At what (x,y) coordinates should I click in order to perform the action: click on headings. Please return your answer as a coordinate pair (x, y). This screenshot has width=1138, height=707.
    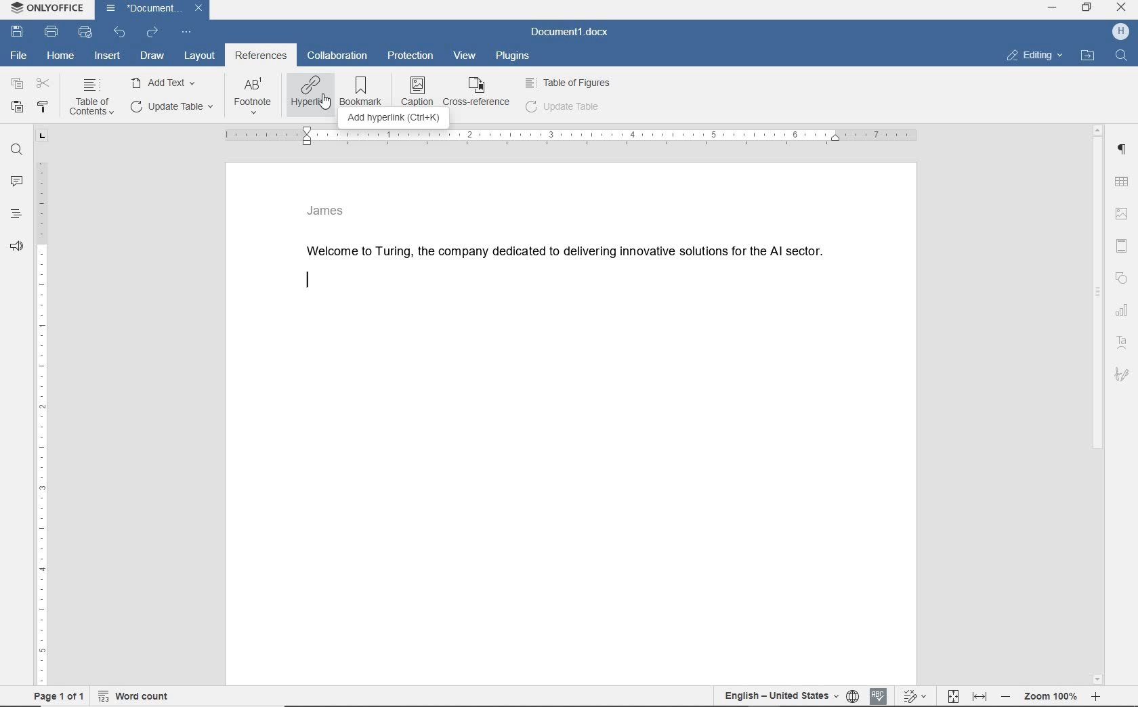
    Looking at the image, I should click on (16, 217).